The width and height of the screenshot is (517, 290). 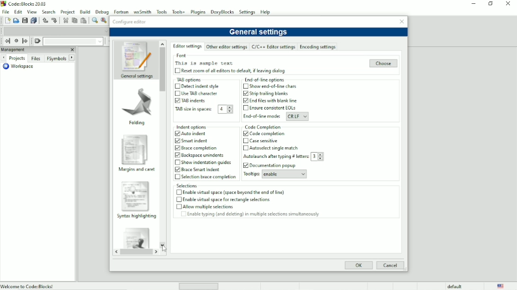 I want to click on Undo, so click(x=45, y=20).